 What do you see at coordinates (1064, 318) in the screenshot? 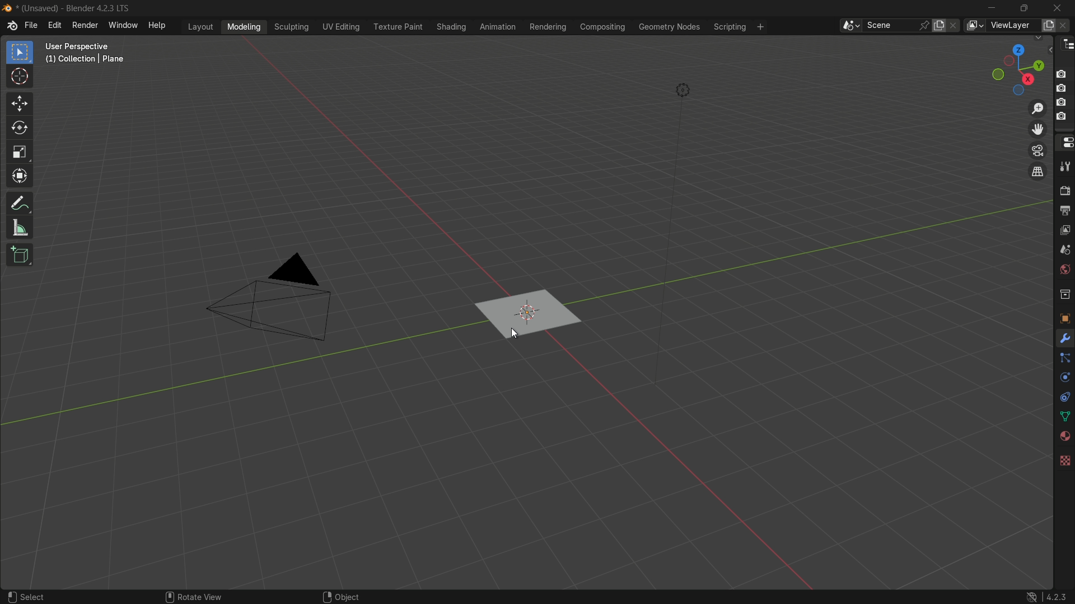
I see `object` at bounding box center [1064, 318].